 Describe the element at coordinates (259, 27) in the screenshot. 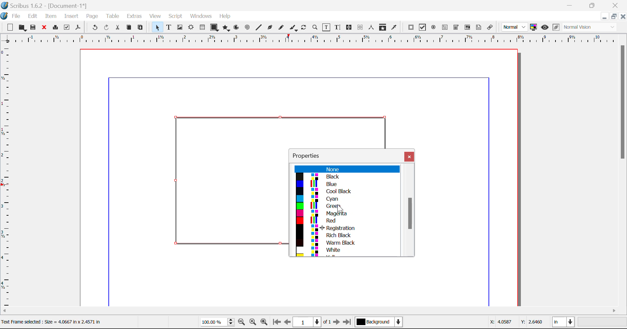

I see `Line` at that location.